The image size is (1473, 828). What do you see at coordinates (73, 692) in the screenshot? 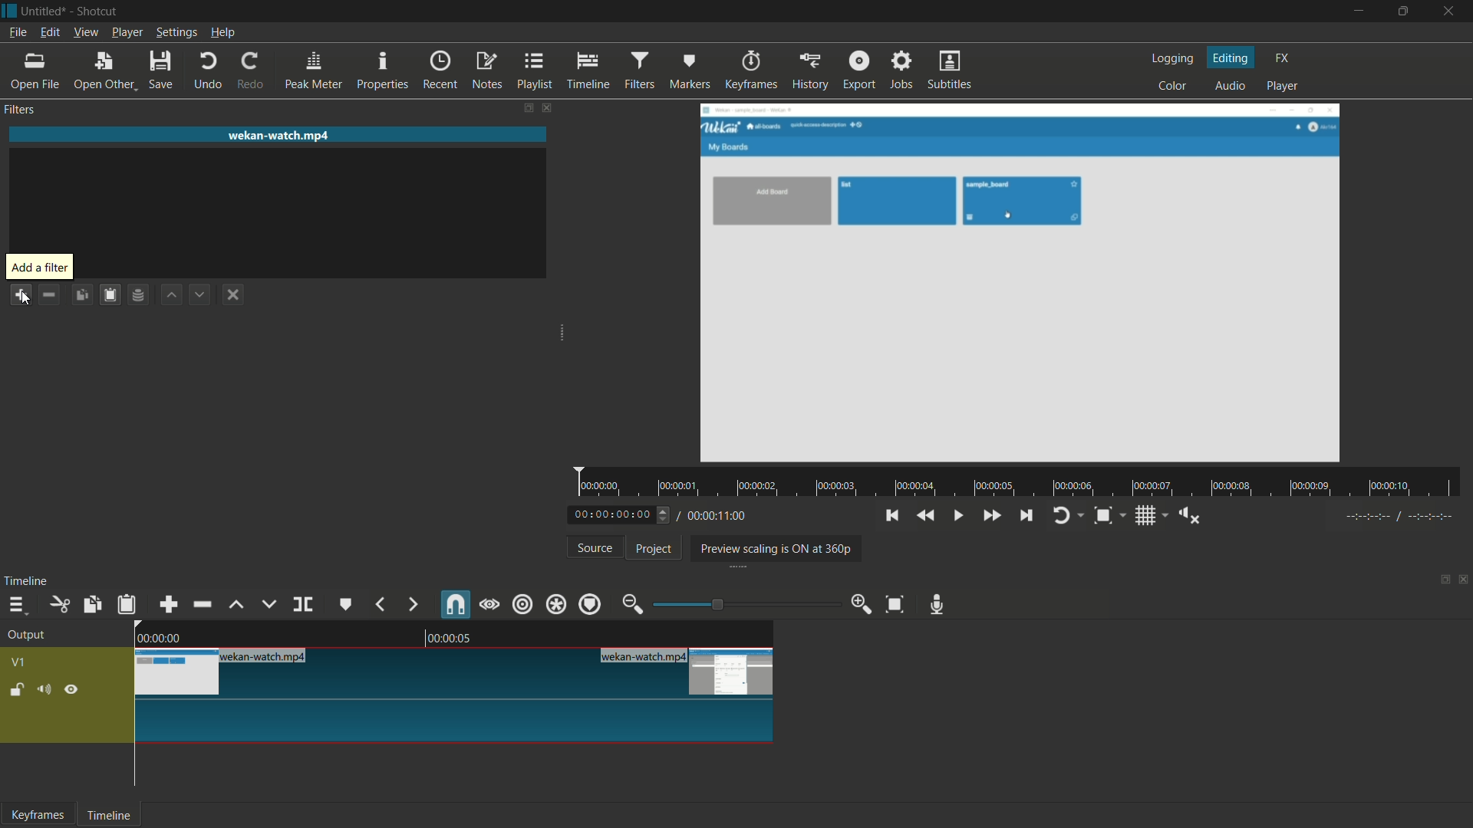
I see `hide` at bounding box center [73, 692].